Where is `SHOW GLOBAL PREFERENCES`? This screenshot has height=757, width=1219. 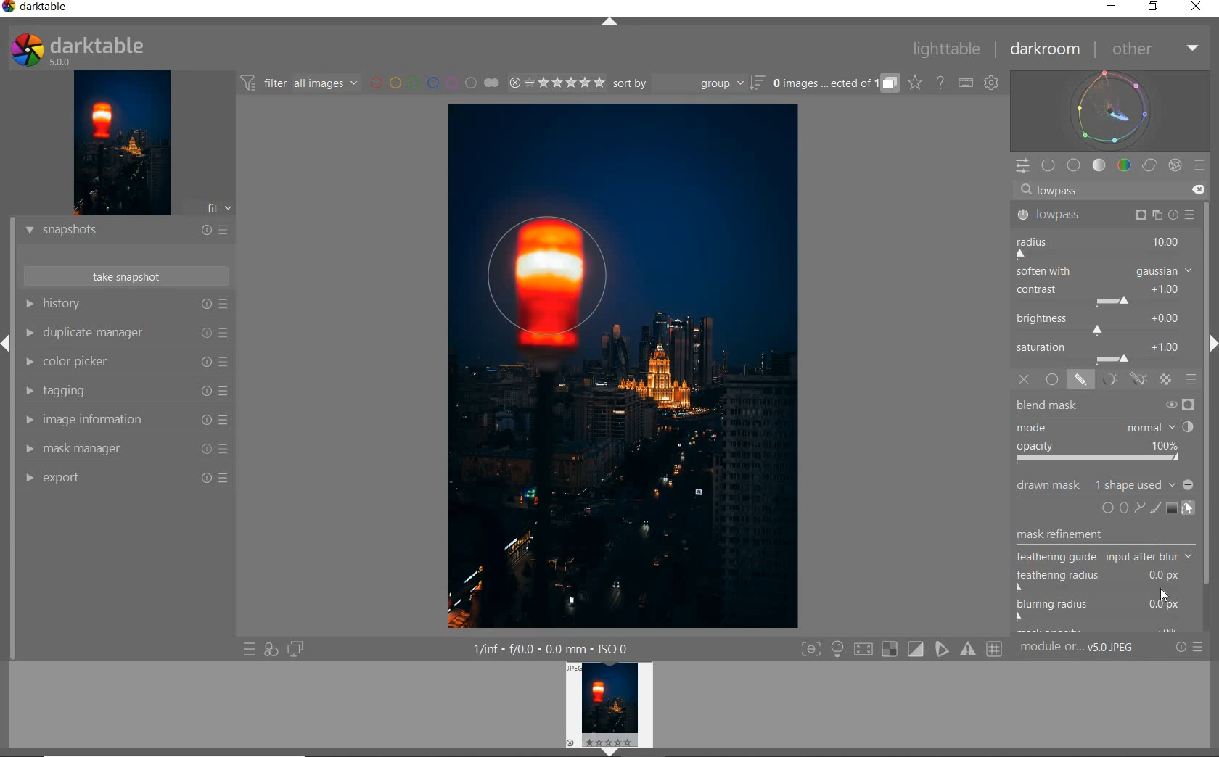
SHOW GLOBAL PREFERENCES is located at coordinates (993, 83).